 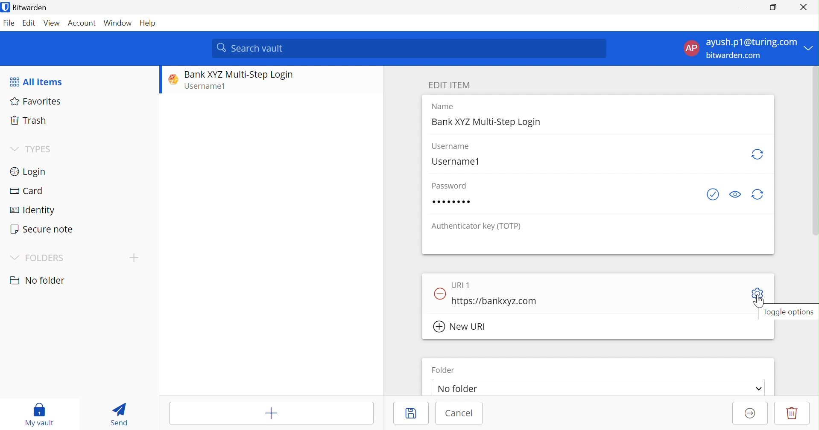 I want to click on Password, so click(x=451, y=186).